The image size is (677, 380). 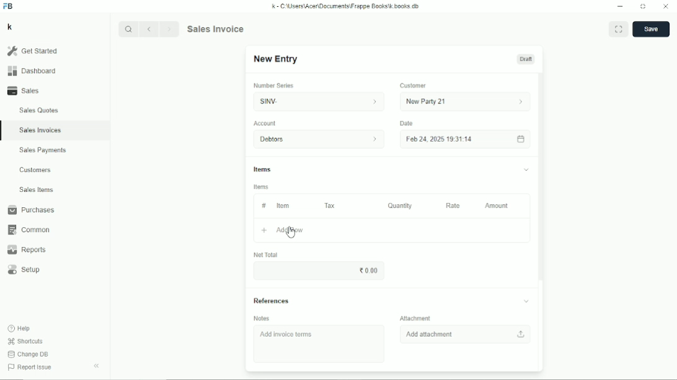 I want to click on Rate, so click(x=453, y=205).